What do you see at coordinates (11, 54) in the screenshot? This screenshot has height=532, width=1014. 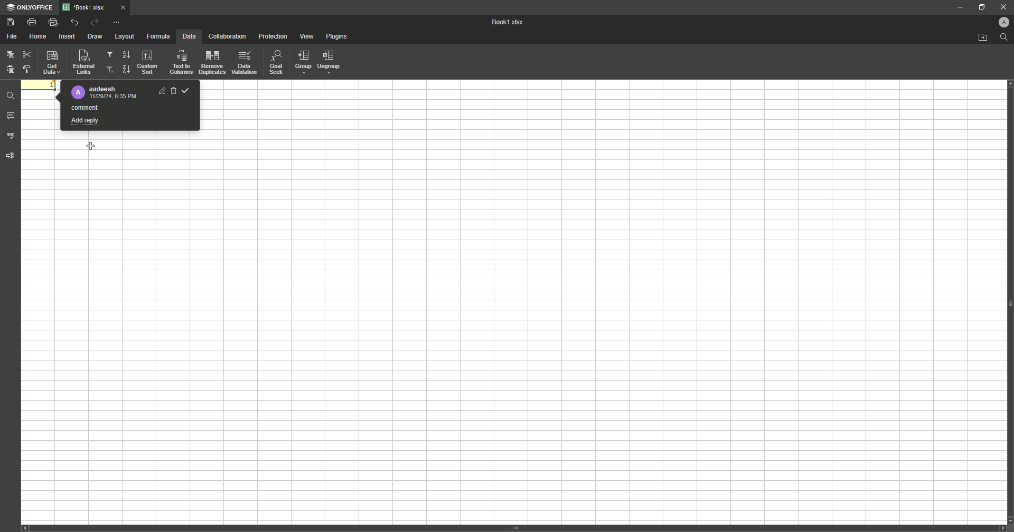 I see `Paste` at bounding box center [11, 54].